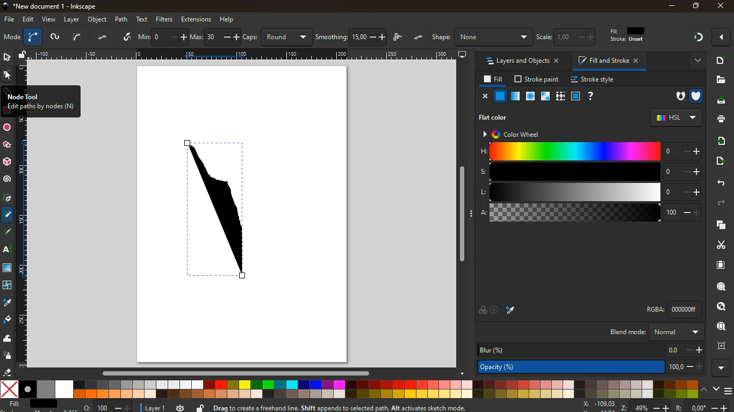 The width and height of the screenshot is (734, 412). I want to click on back, so click(718, 182).